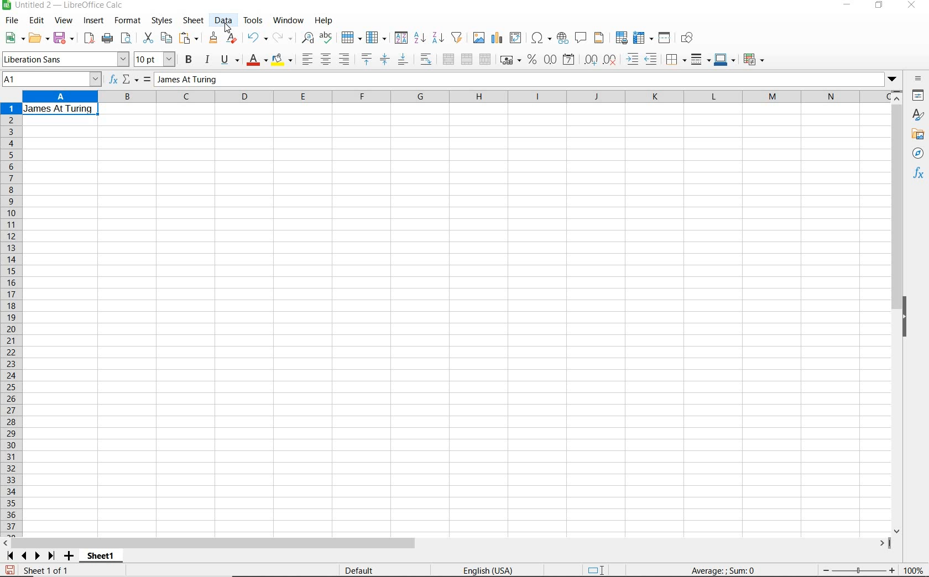  What do you see at coordinates (486, 59) in the screenshot?
I see `unmerge cells` at bounding box center [486, 59].